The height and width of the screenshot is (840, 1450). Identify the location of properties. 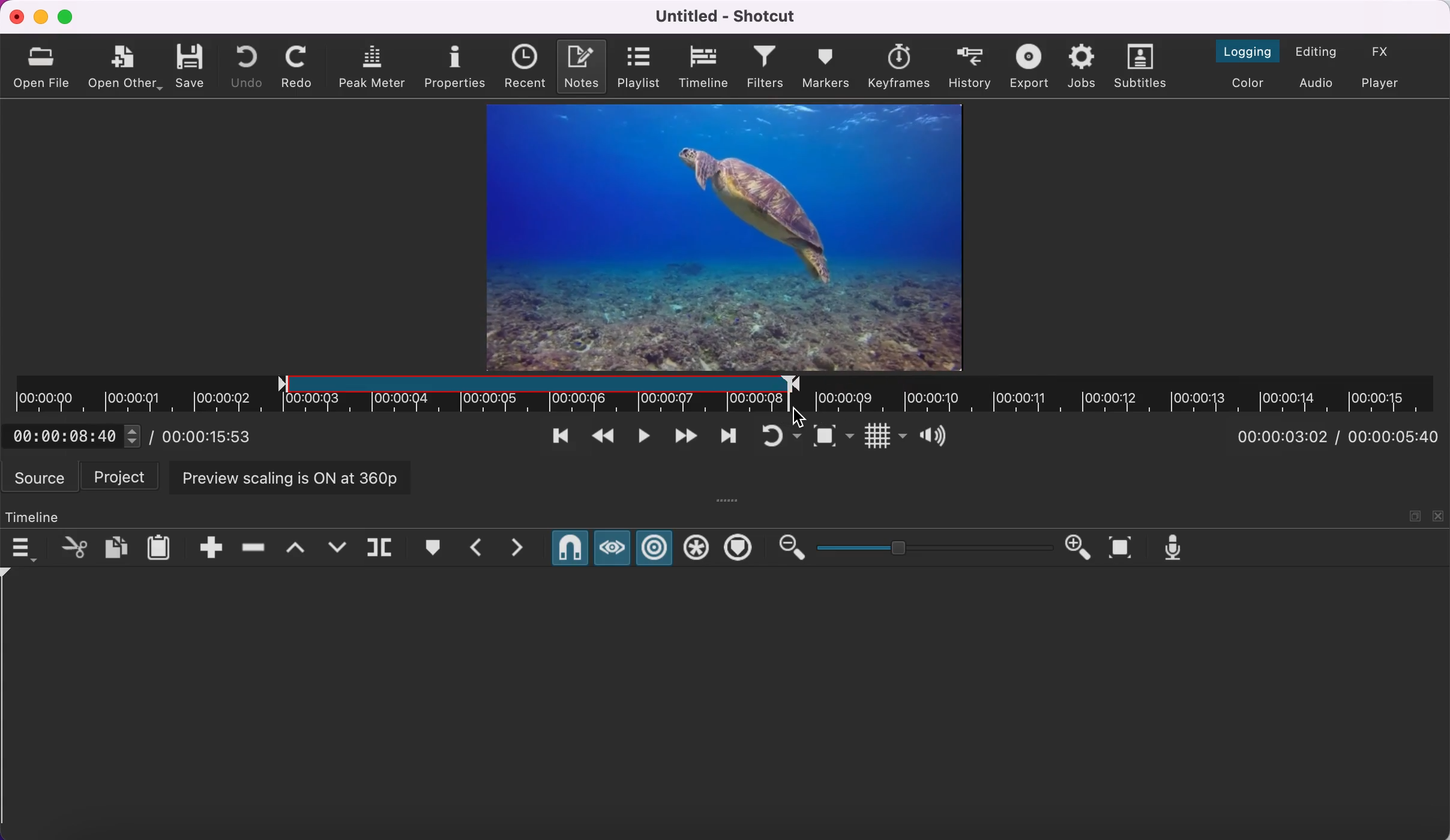
(456, 65).